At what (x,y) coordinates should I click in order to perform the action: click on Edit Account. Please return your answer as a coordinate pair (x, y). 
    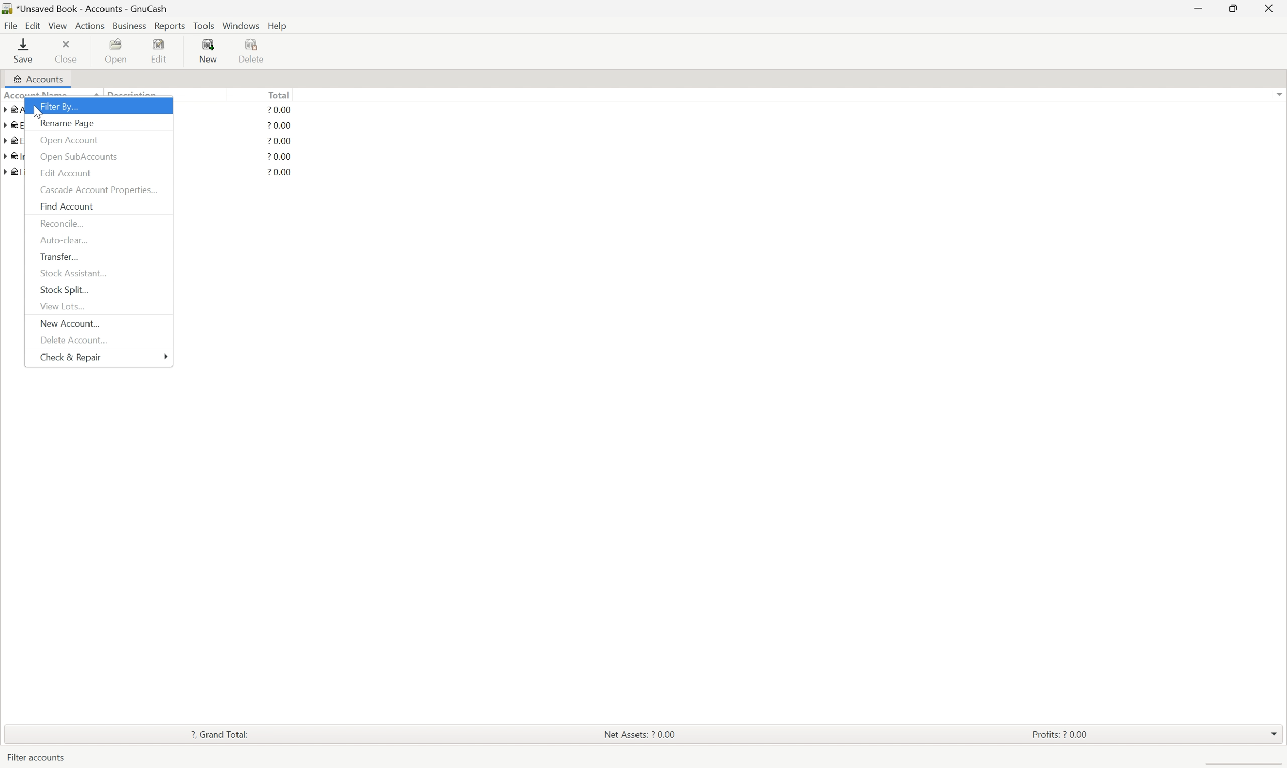
    Looking at the image, I should click on (67, 172).